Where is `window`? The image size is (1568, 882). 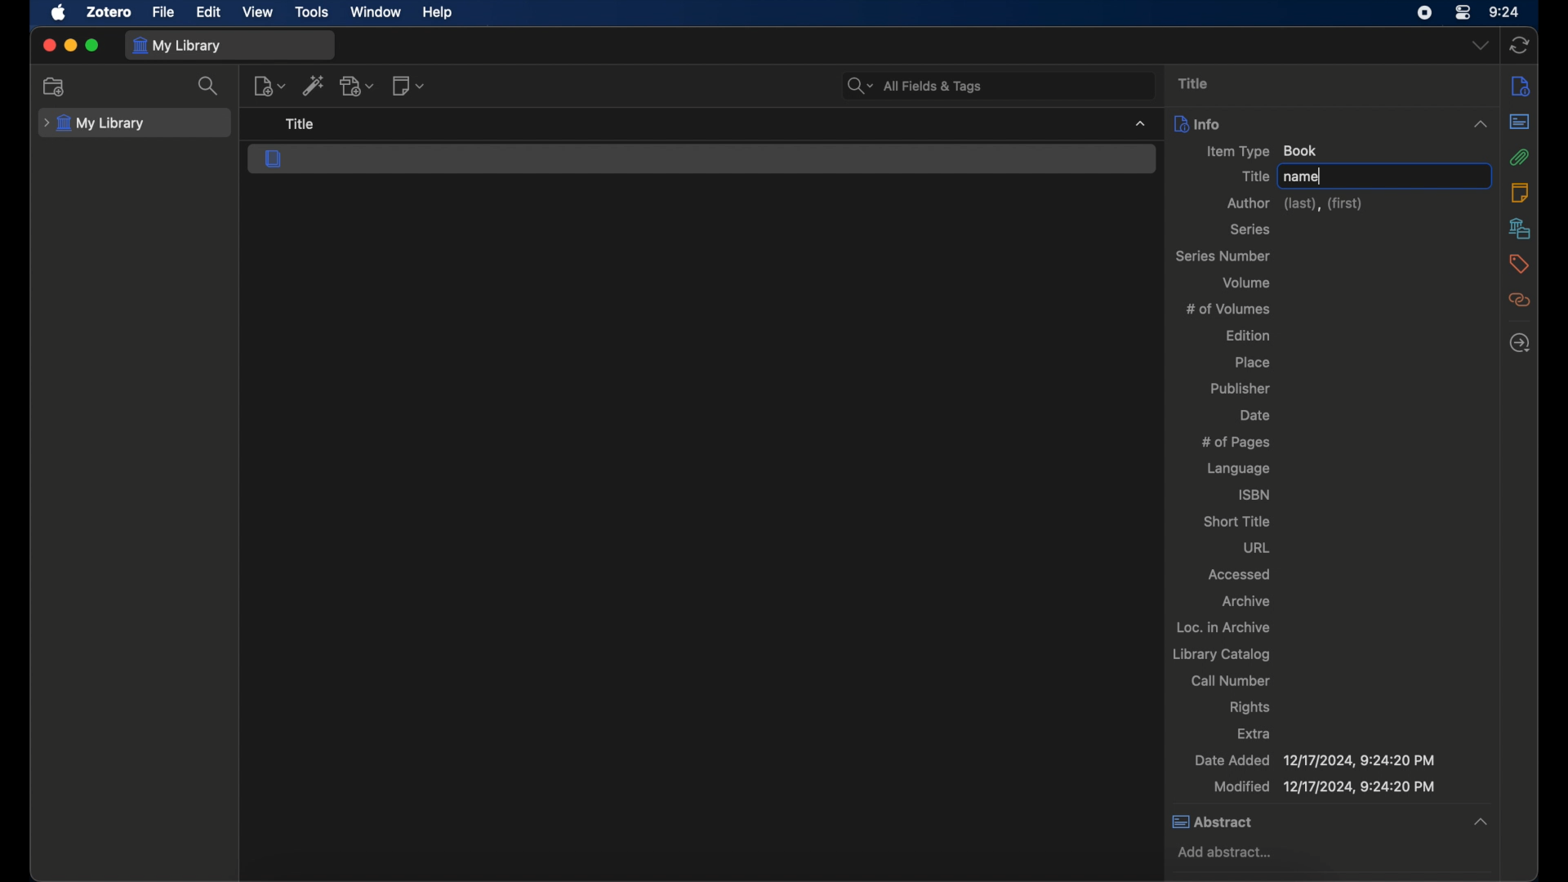
window is located at coordinates (378, 12).